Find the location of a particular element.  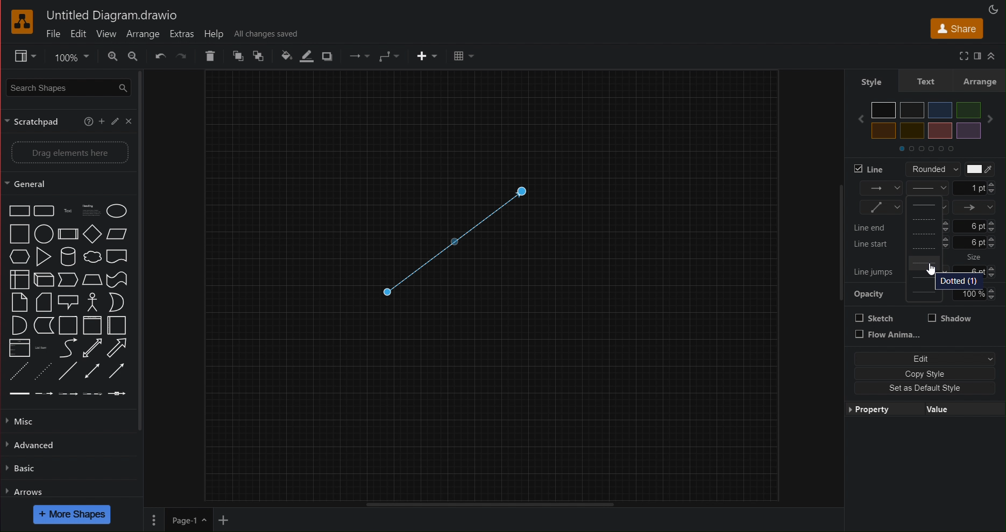

Connector is located at coordinates (389, 56).